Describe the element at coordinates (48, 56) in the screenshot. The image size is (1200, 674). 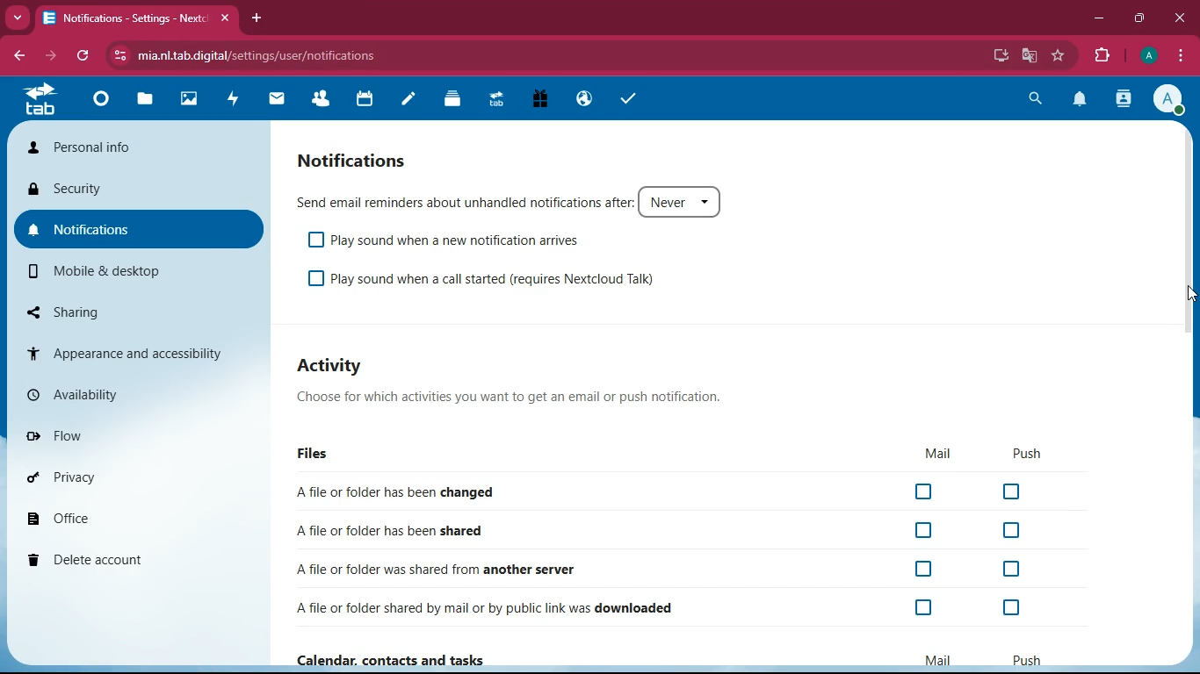
I see `forward` at that location.